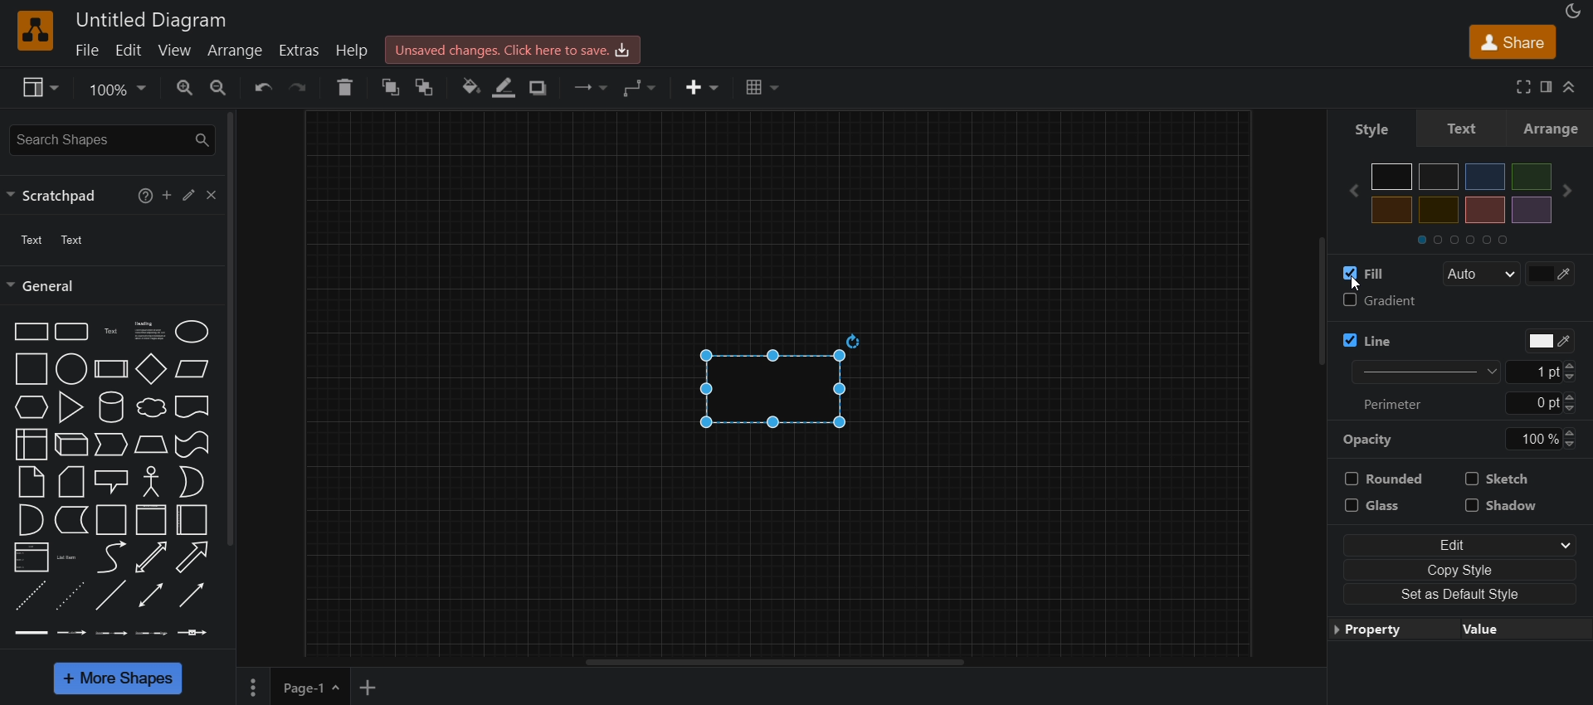 This screenshot has width=1593, height=705. Describe the element at coordinates (51, 240) in the screenshot. I see `text` at that location.